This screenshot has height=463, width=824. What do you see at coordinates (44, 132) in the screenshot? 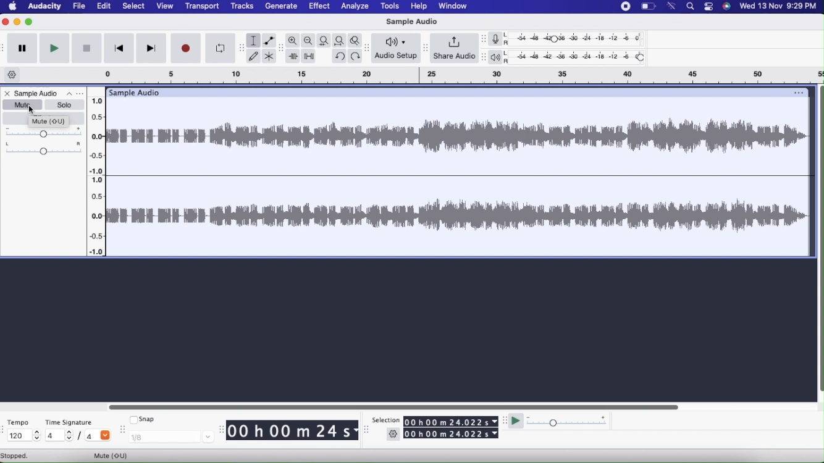
I see `Gain slider` at bounding box center [44, 132].